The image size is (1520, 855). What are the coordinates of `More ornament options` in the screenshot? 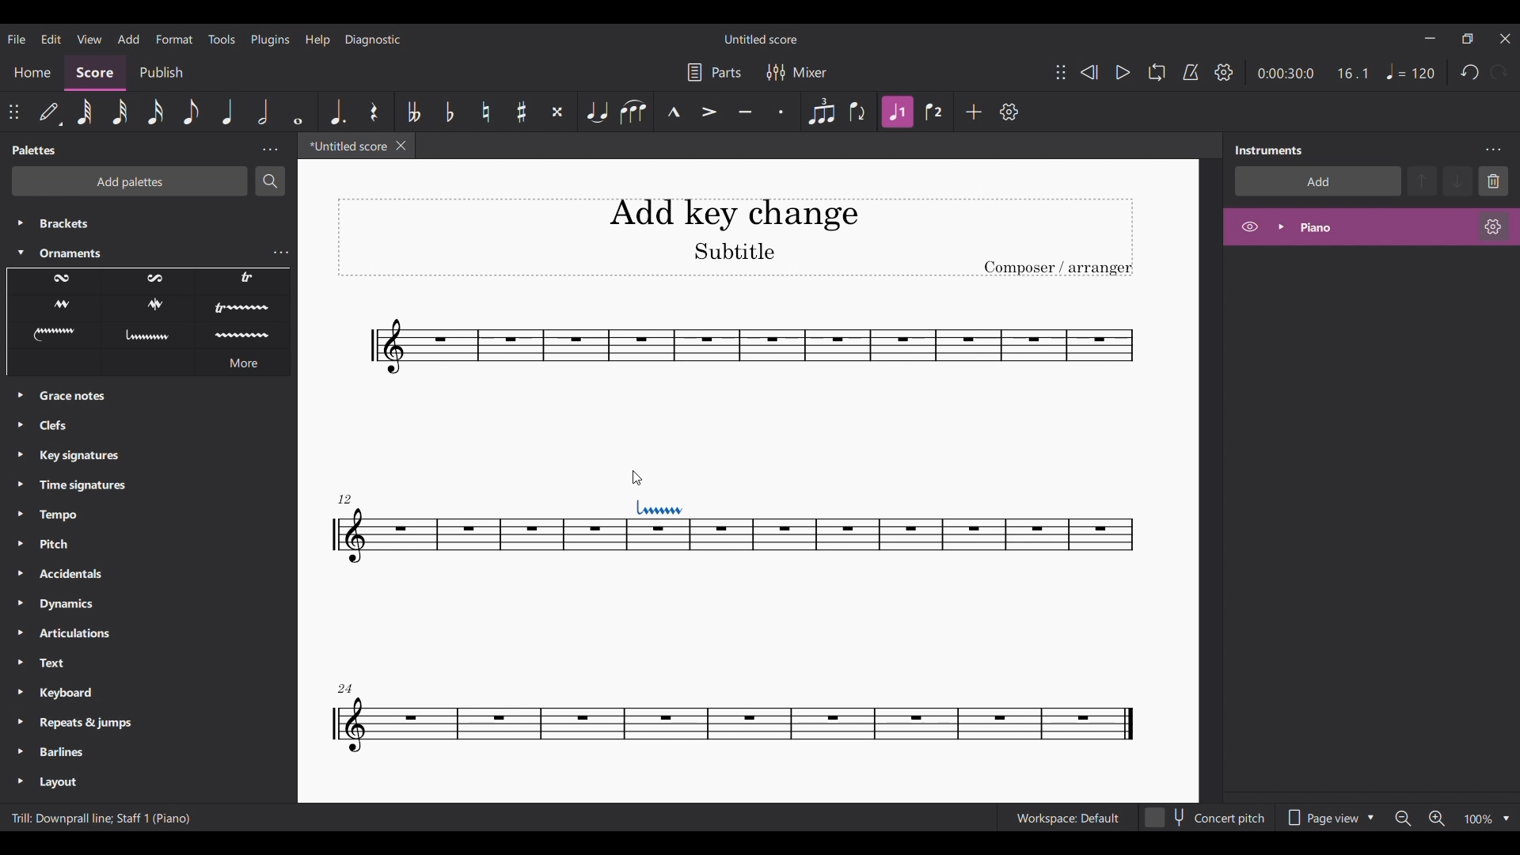 It's located at (243, 363).